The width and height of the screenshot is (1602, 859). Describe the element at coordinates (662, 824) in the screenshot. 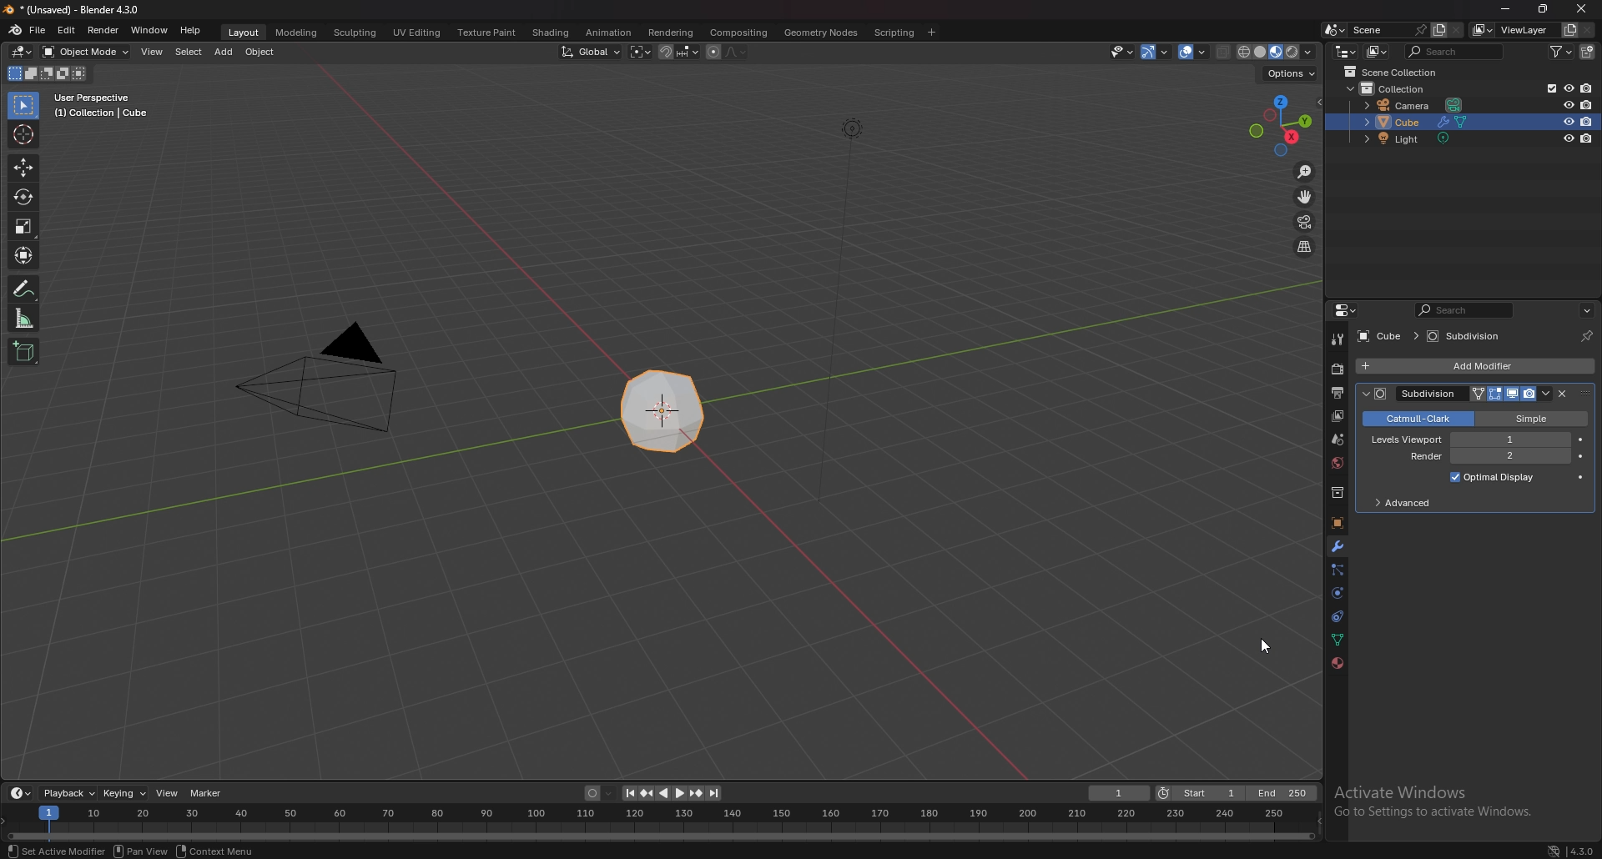

I see `seek` at that location.